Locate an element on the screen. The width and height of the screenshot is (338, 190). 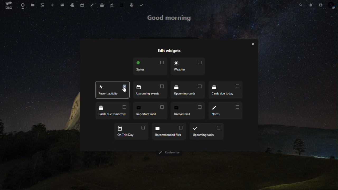
tab is located at coordinates (8, 5).